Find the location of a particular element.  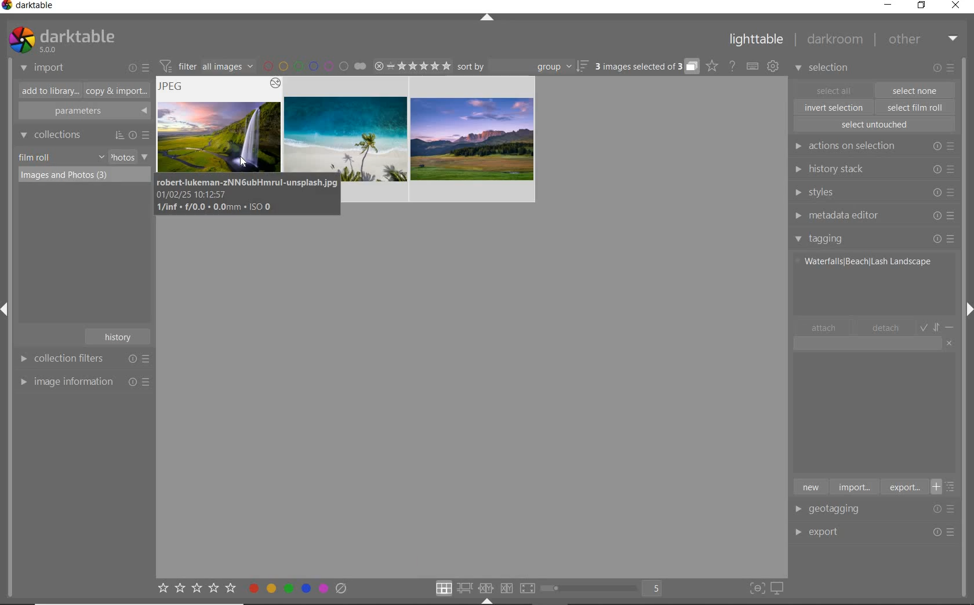

select untouched is located at coordinates (874, 125).